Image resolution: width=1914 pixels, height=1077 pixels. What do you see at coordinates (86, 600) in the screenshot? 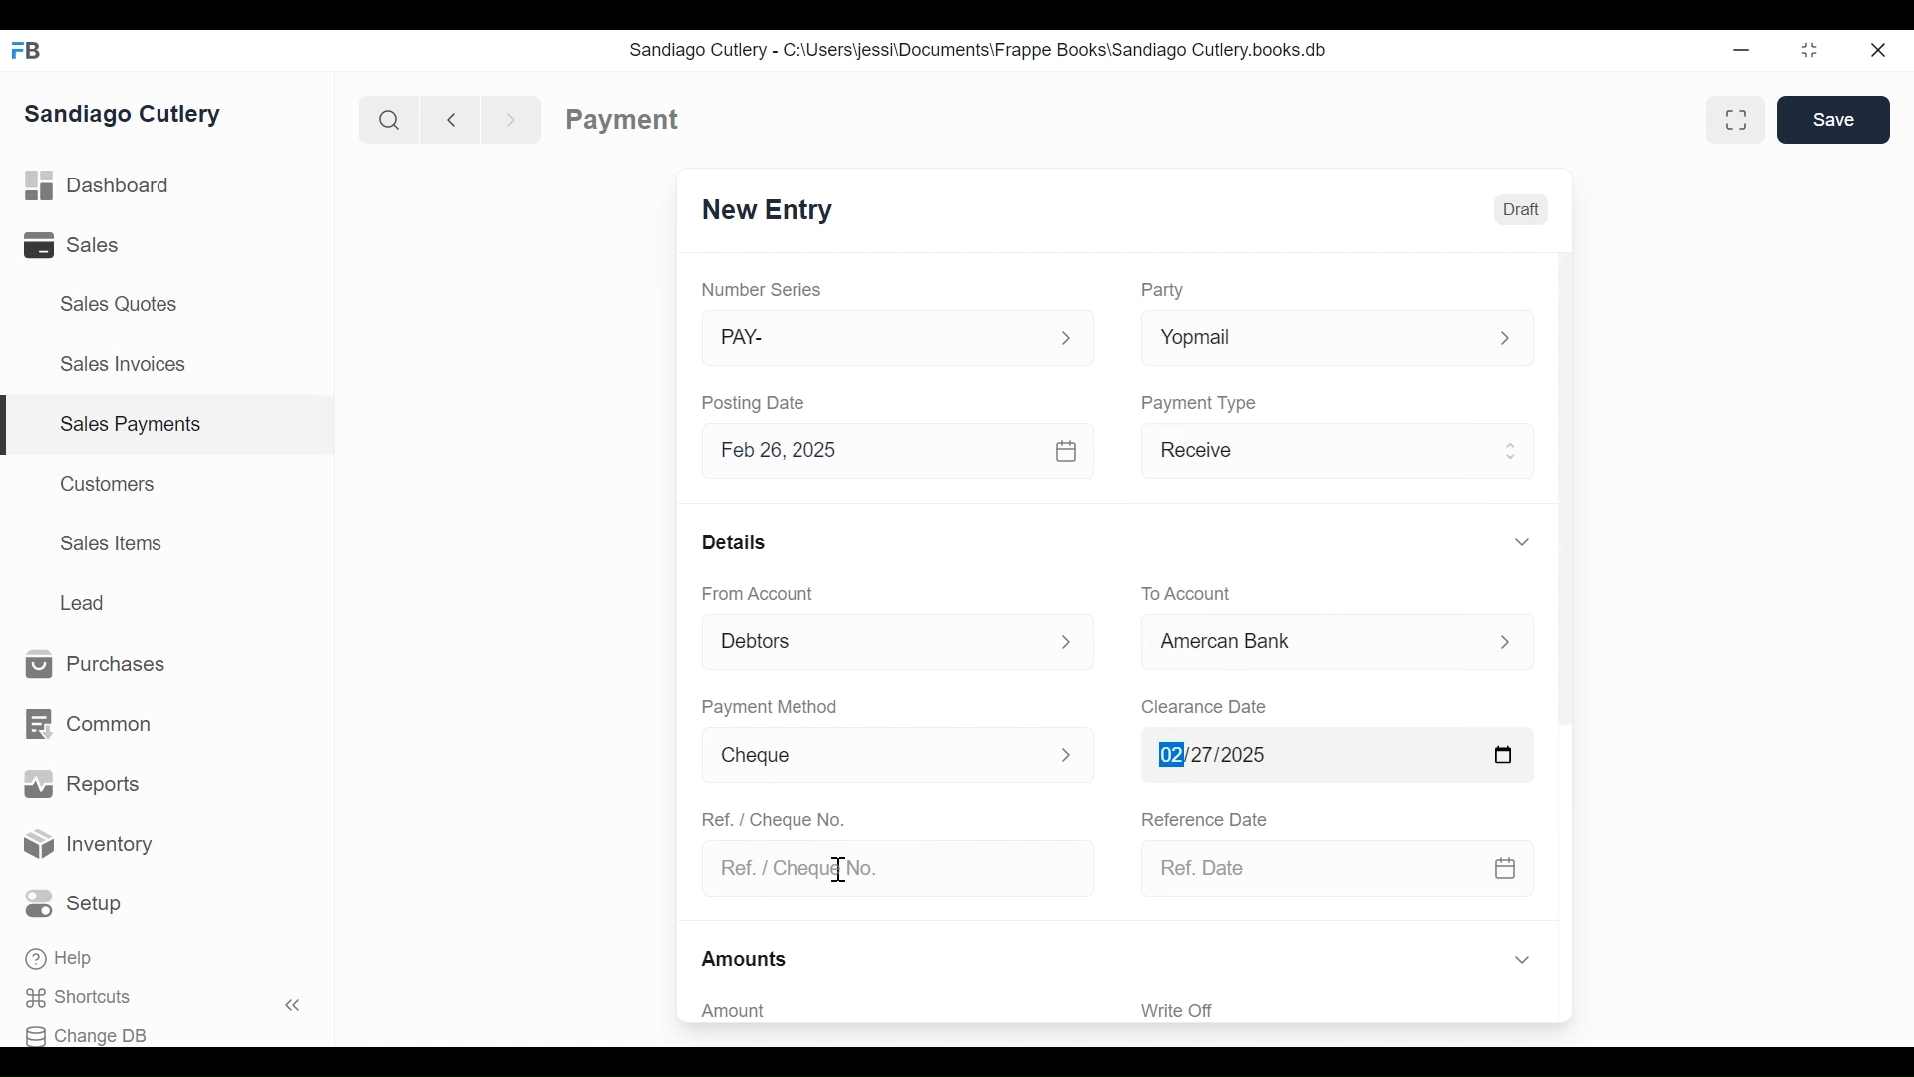
I see `Lead` at bounding box center [86, 600].